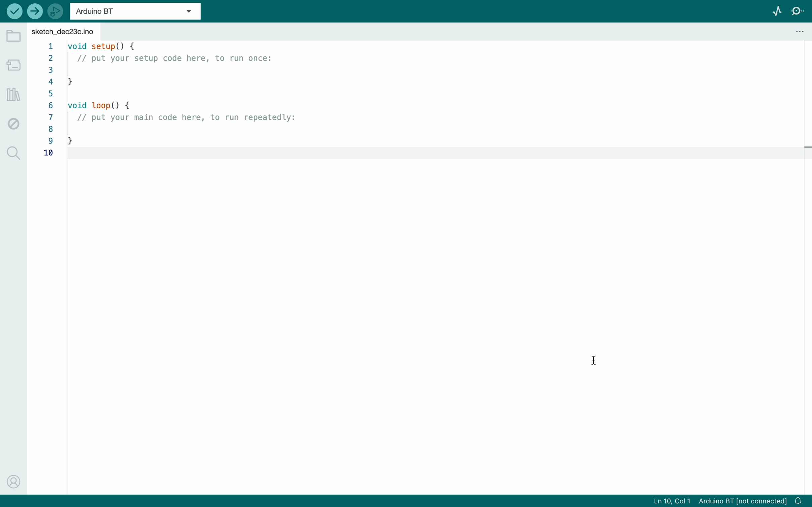 The image size is (812, 507). I want to click on verify, so click(13, 12).